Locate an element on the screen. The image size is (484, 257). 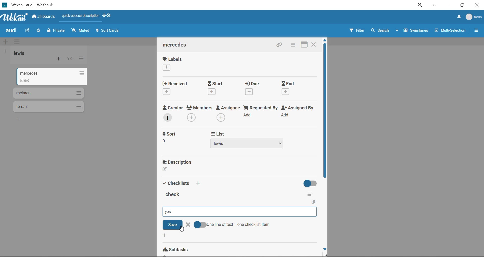
labels is located at coordinates (172, 65).